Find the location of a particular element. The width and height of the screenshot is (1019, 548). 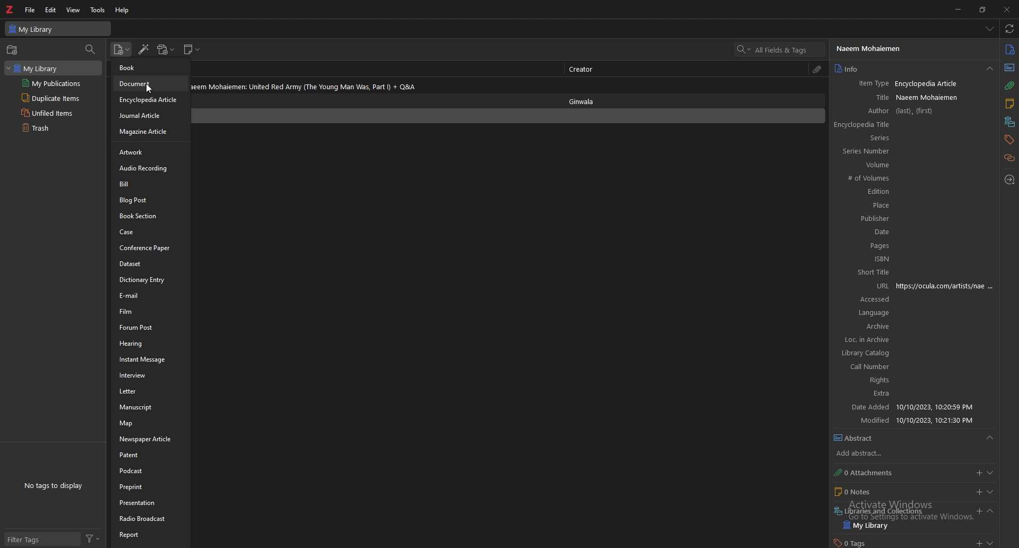

tags is located at coordinates (1009, 139).